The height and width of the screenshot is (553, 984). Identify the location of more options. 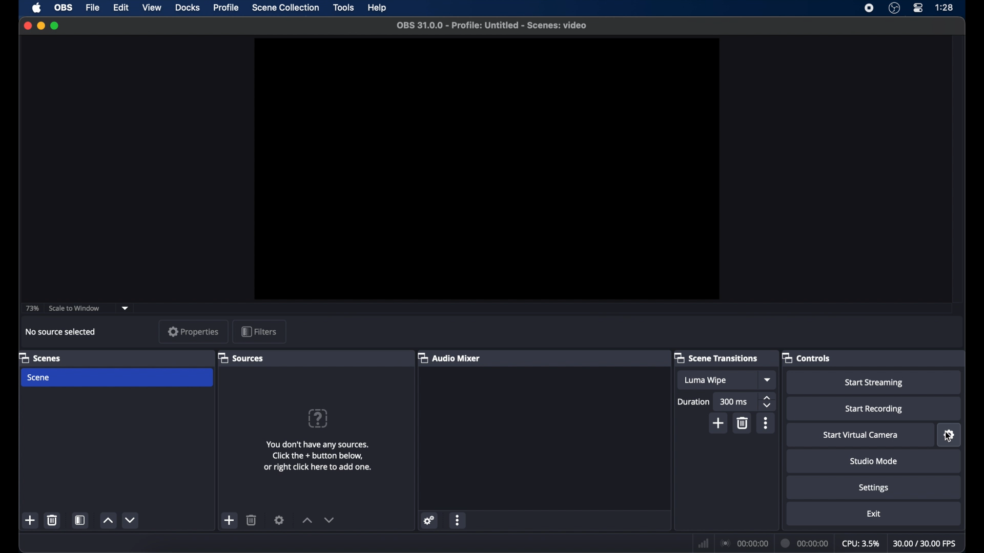
(459, 520).